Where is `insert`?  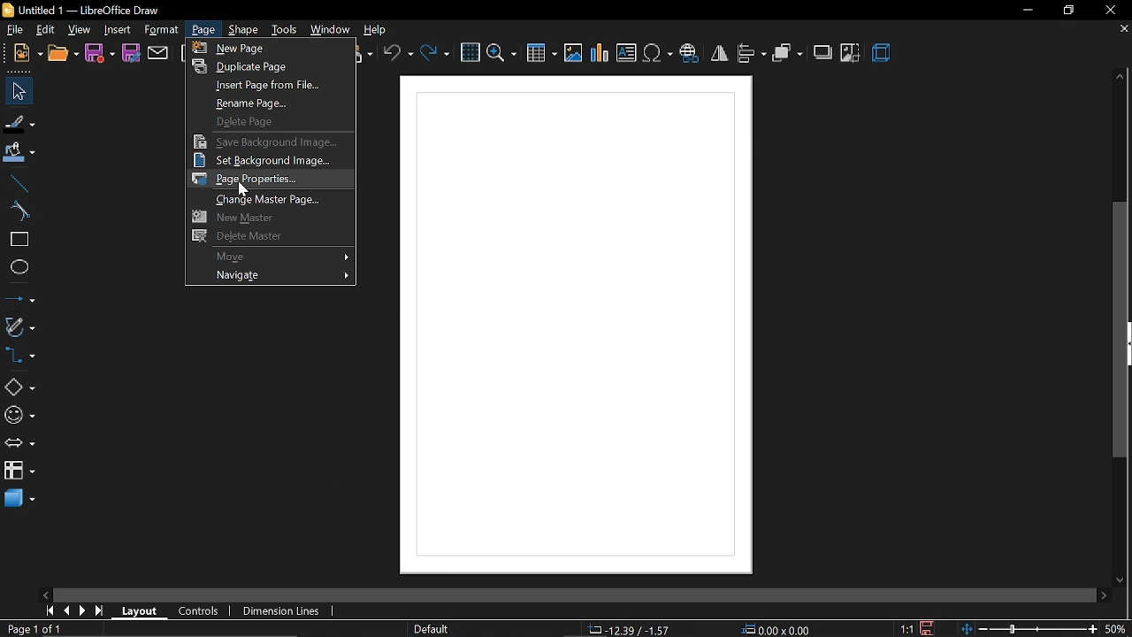
insert is located at coordinates (115, 29).